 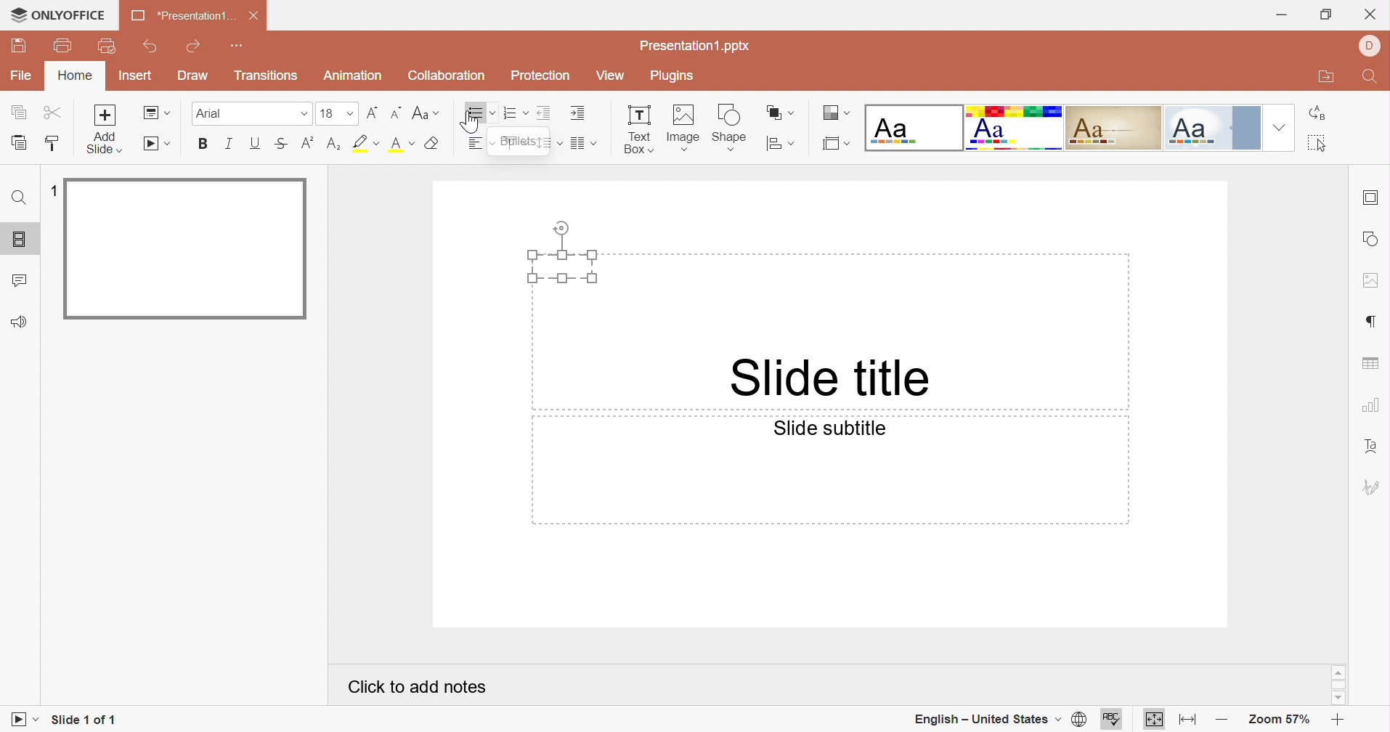 What do you see at coordinates (838, 145) in the screenshot?
I see `Select slide size` at bounding box center [838, 145].